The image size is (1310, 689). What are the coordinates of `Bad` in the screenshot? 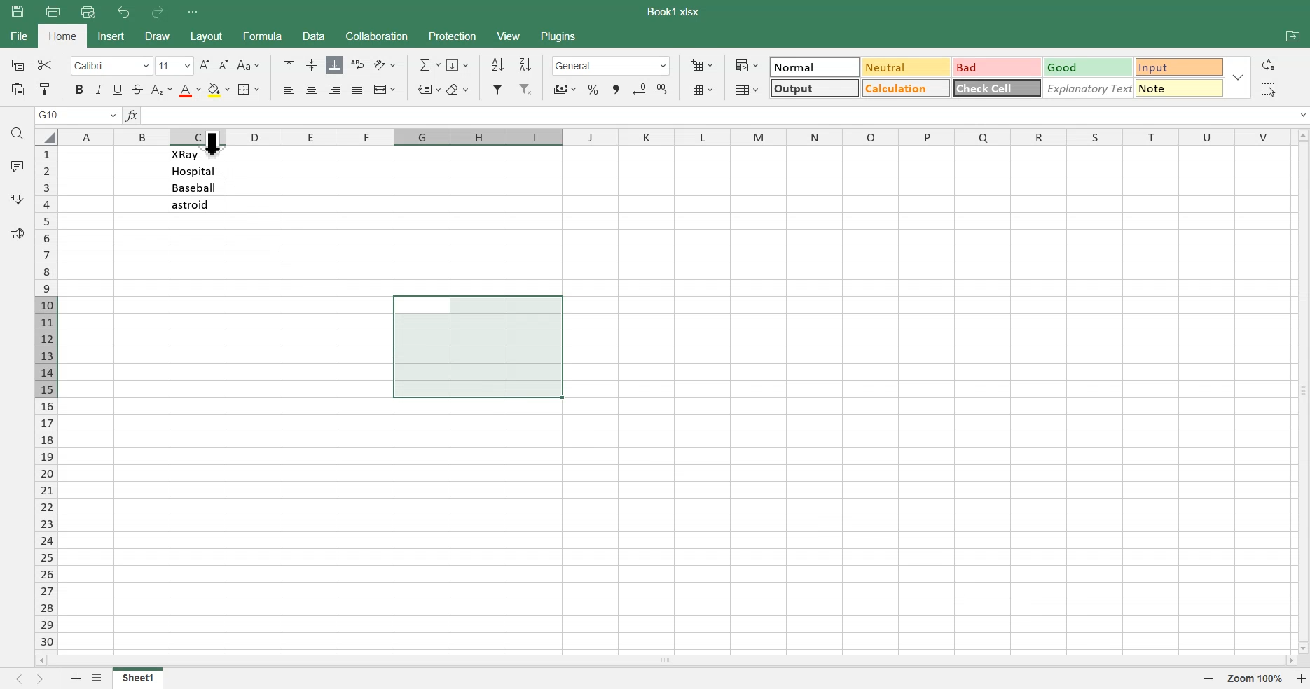 It's located at (991, 64).